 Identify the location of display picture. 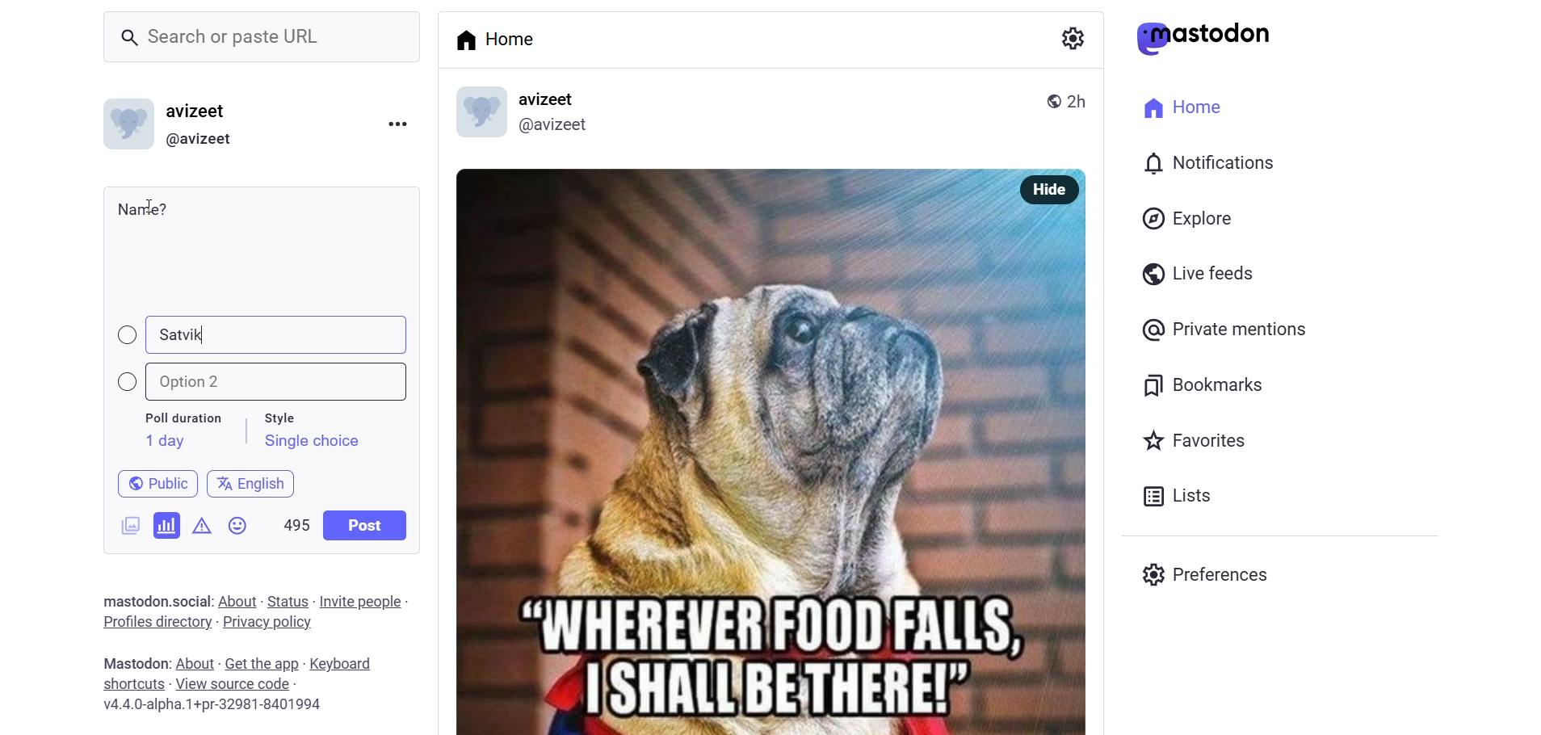
(472, 114).